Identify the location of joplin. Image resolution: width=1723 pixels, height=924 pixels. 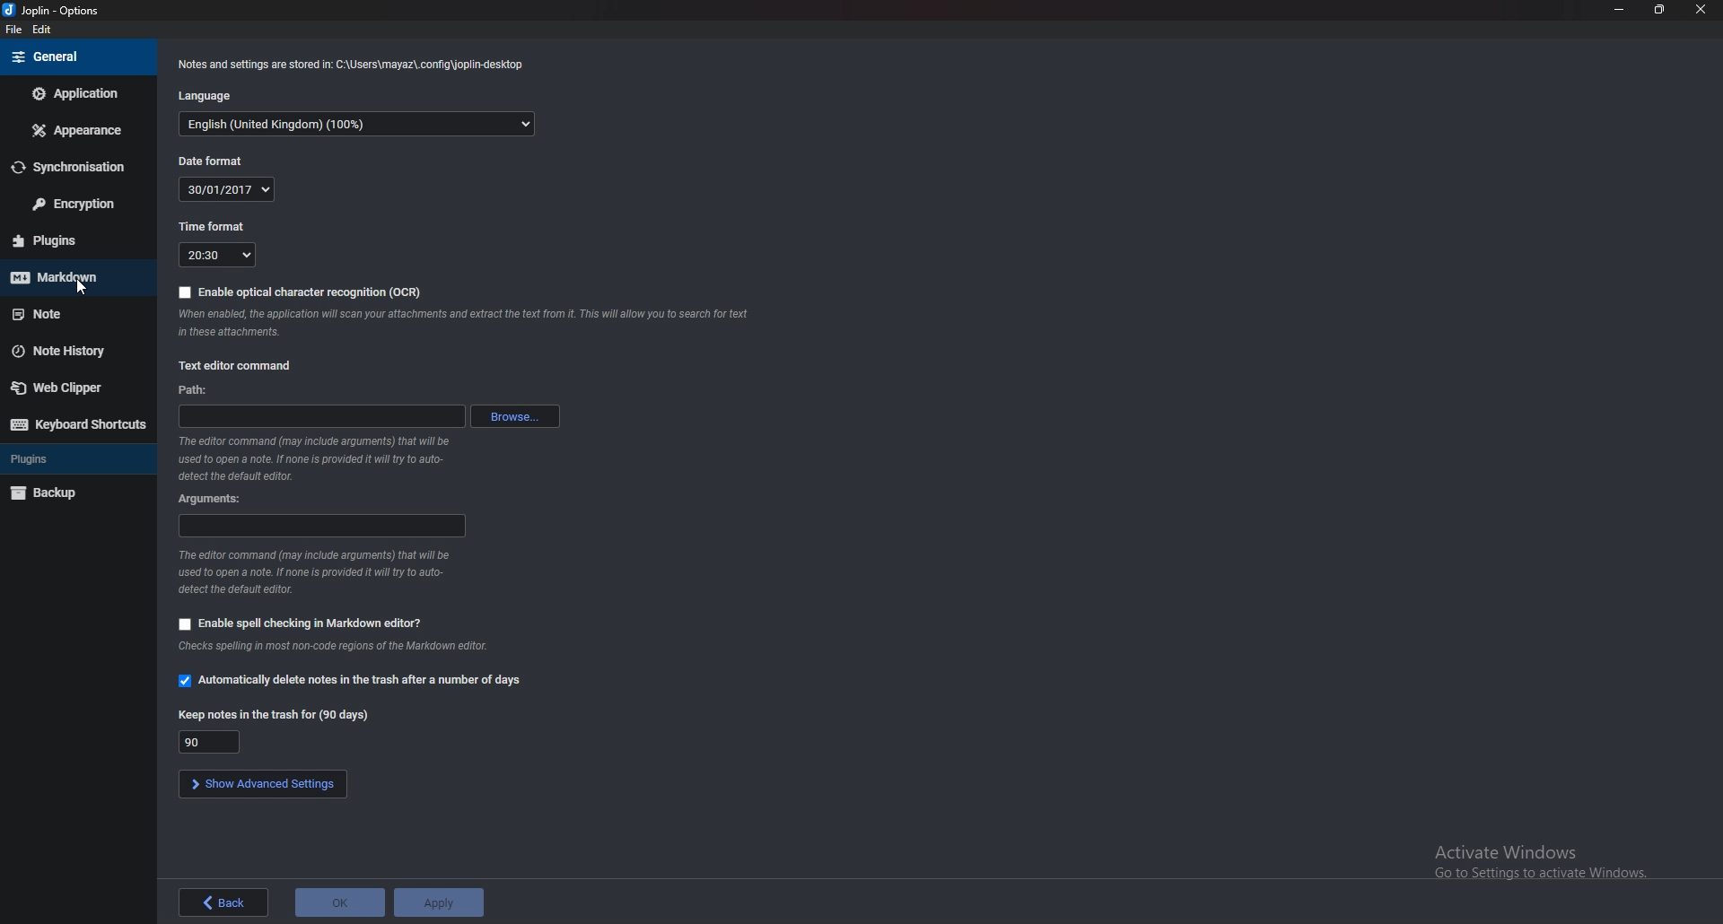
(56, 10).